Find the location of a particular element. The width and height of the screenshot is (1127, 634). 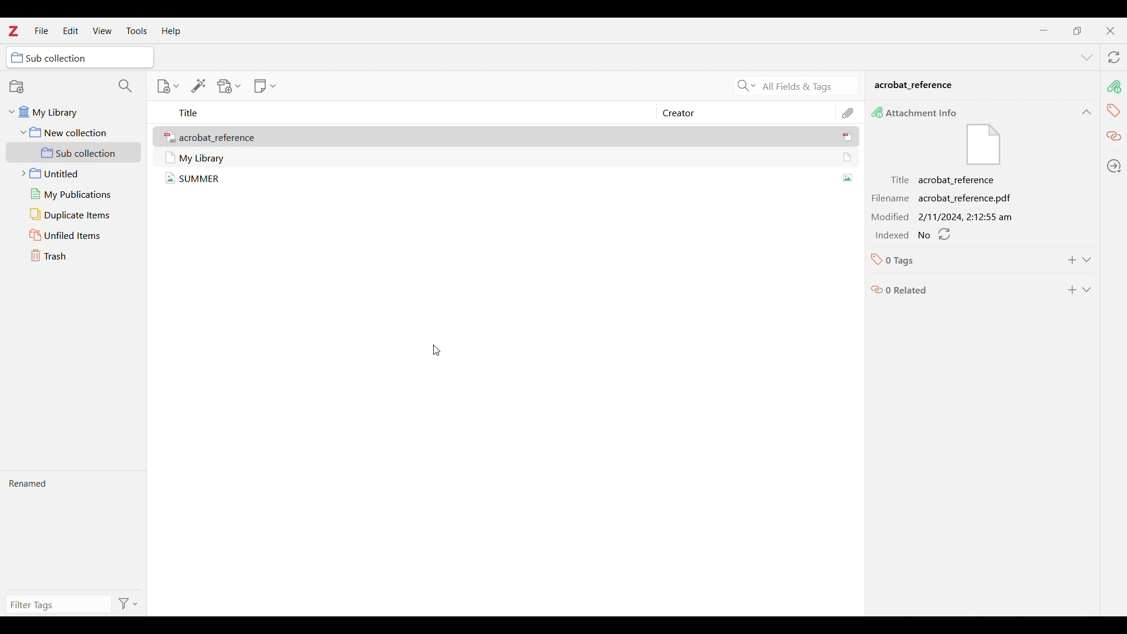

Tags is located at coordinates (1112, 110).